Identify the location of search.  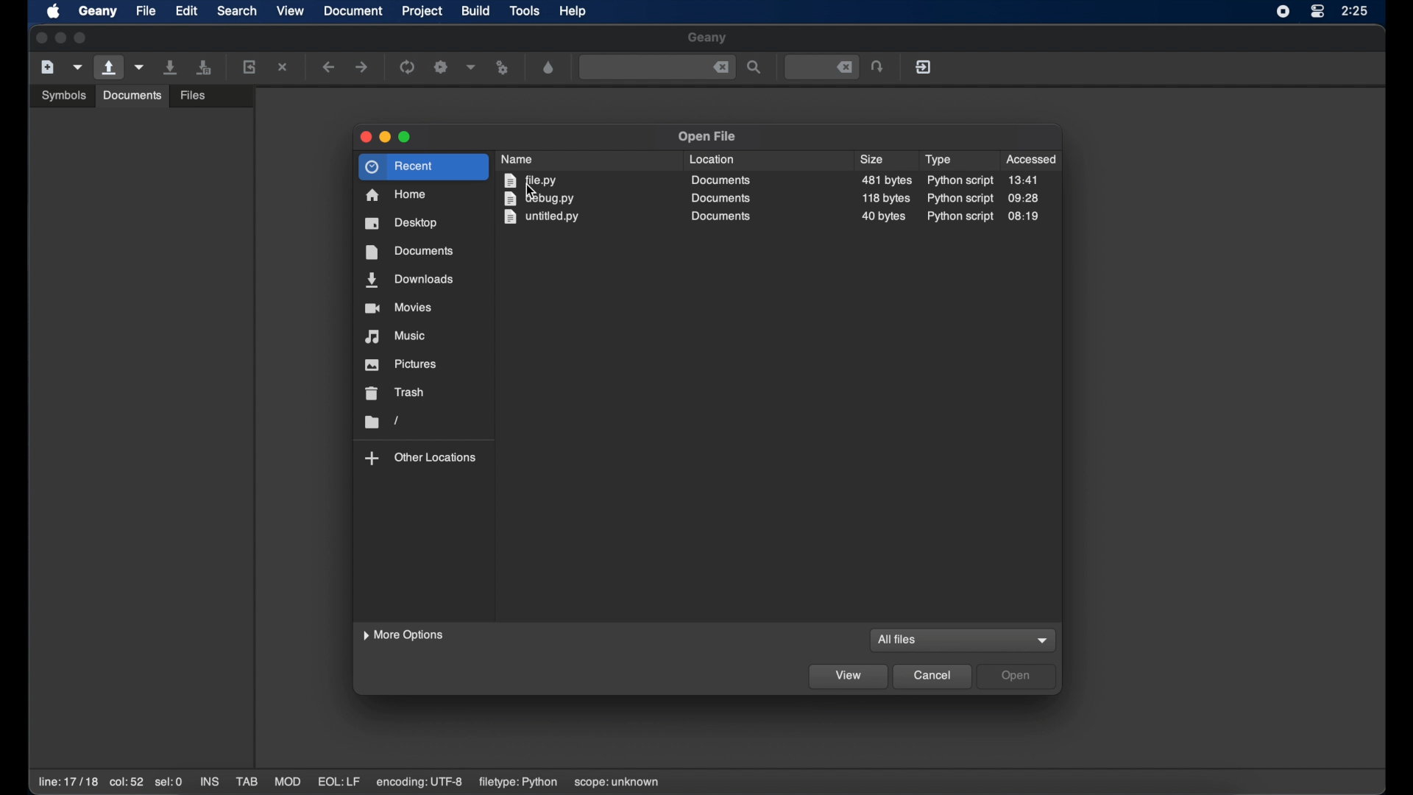
(237, 10).